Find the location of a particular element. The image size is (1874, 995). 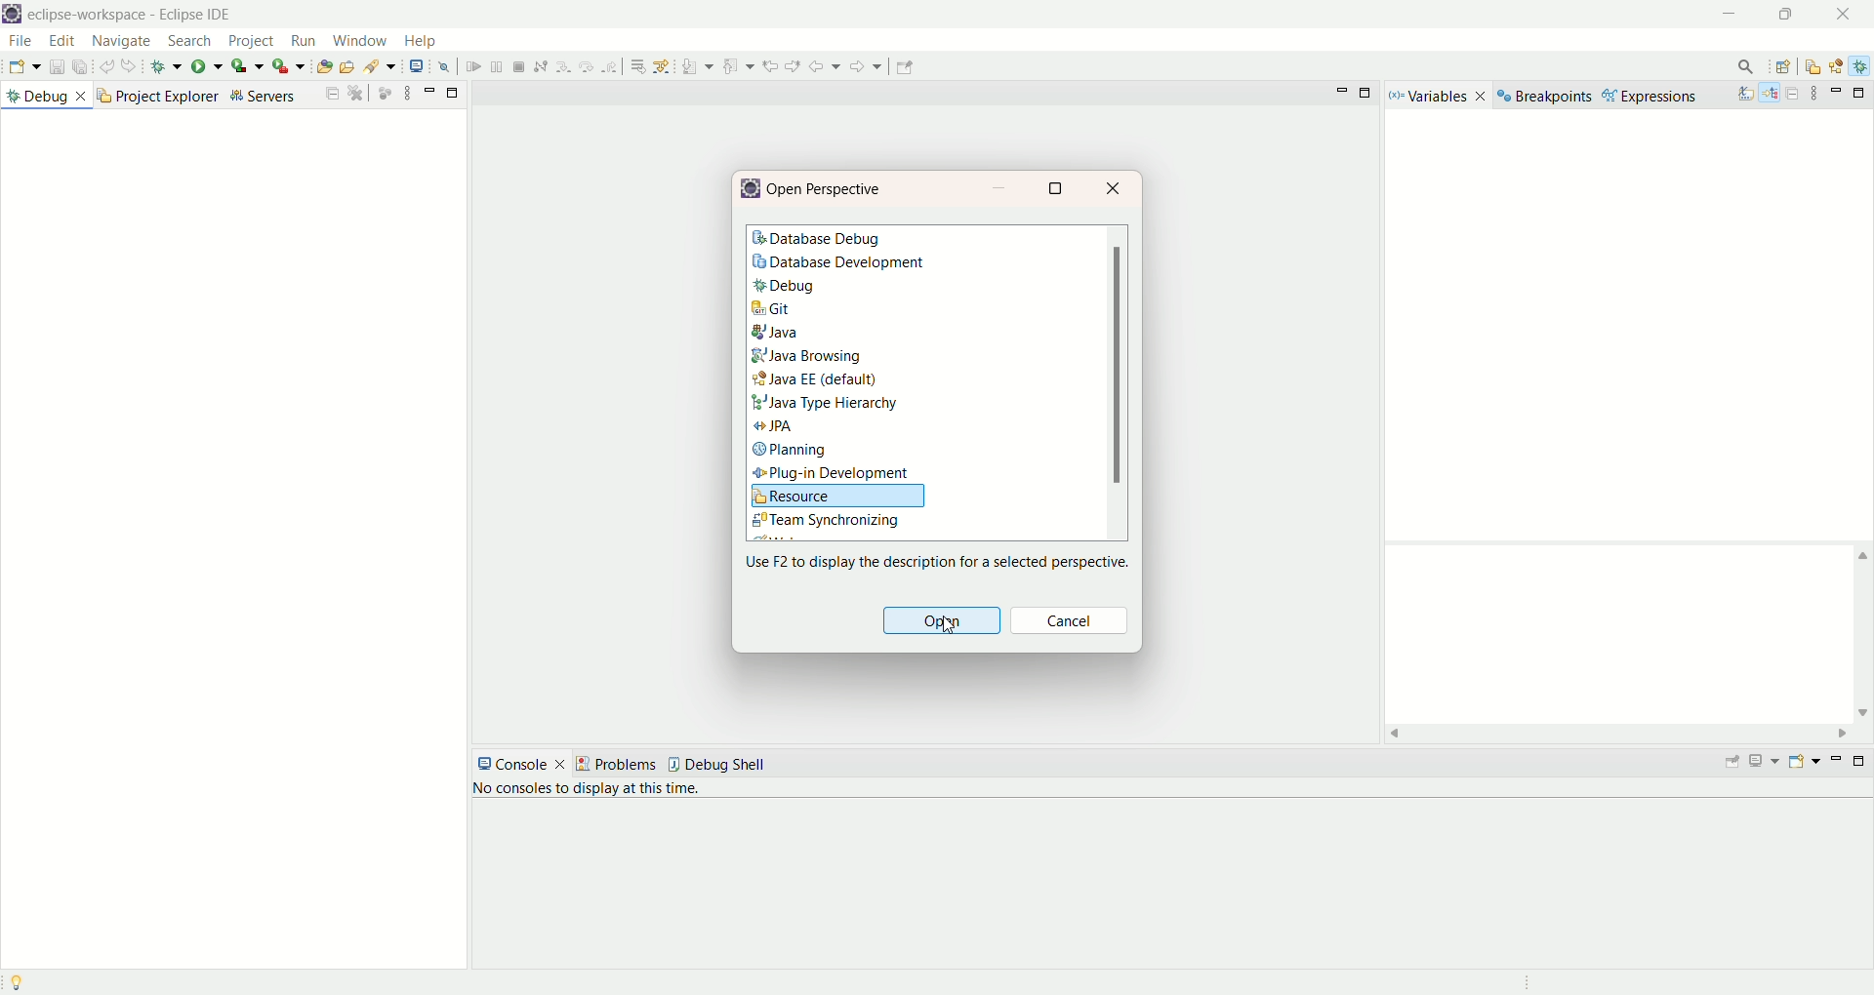

step into is located at coordinates (704, 66).